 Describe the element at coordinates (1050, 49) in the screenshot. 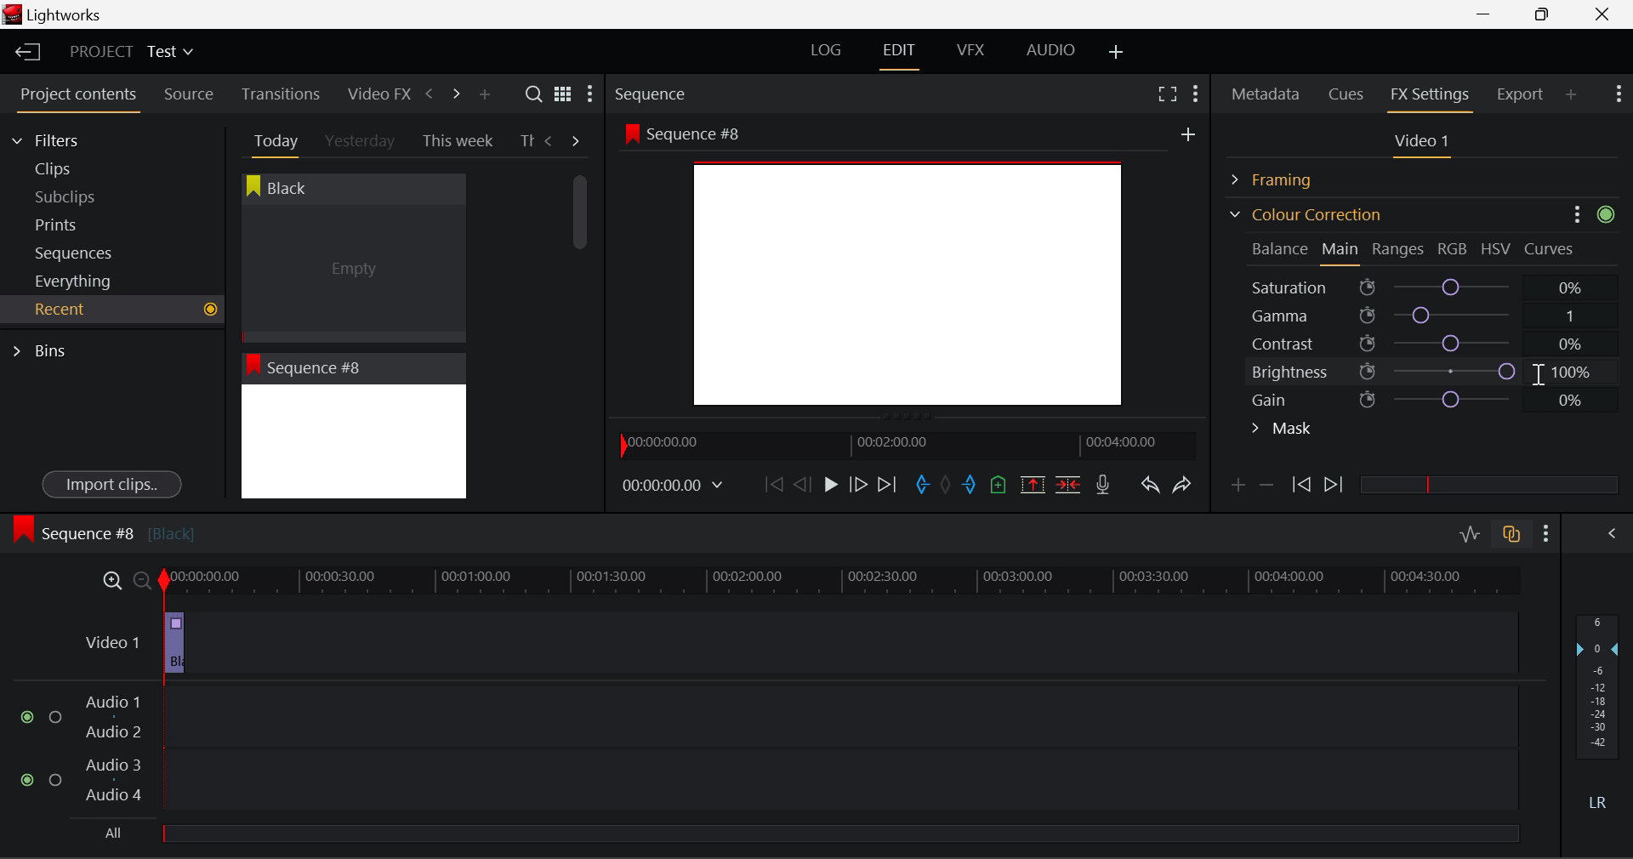

I see `AUDIO Layout` at that location.